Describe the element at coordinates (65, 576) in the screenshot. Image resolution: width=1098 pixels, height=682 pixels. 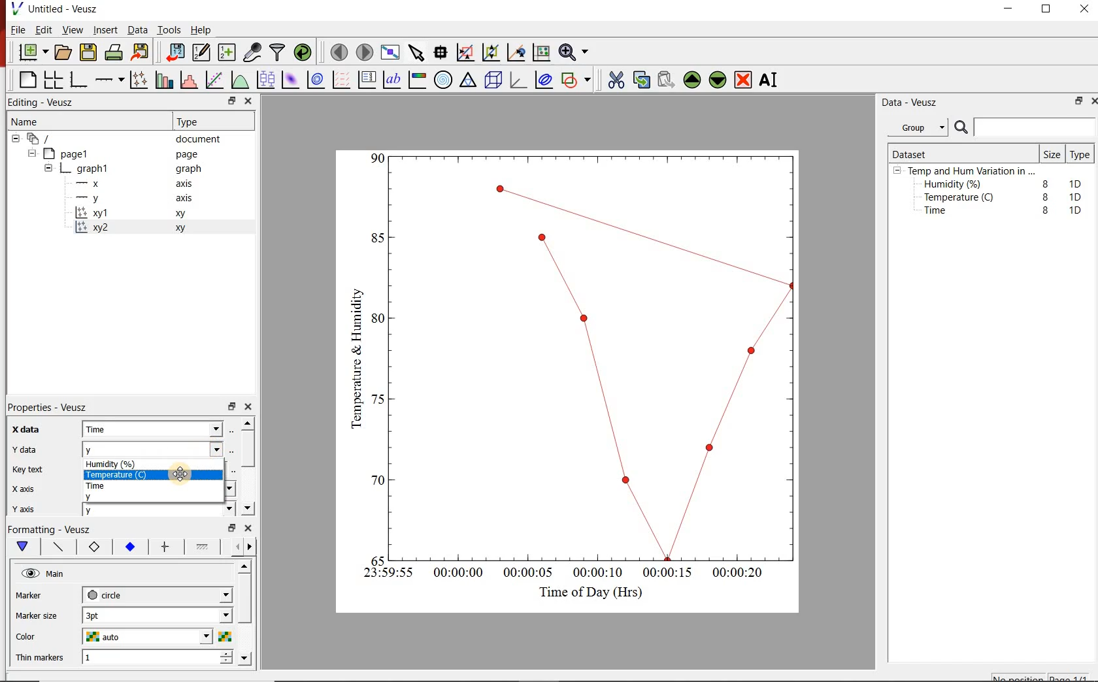
I see `Main` at that location.